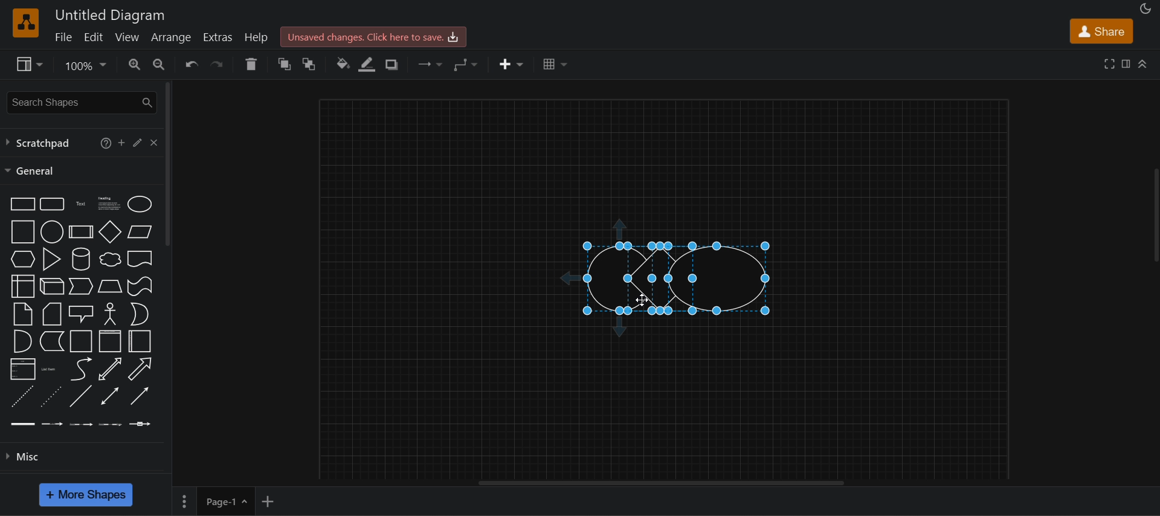 Image resolution: width=1160 pixels, height=516 pixels. What do you see at coordinates (51, 203) in the screenshot?
I see `rounded rectangle` at bounding box center [51, 203].